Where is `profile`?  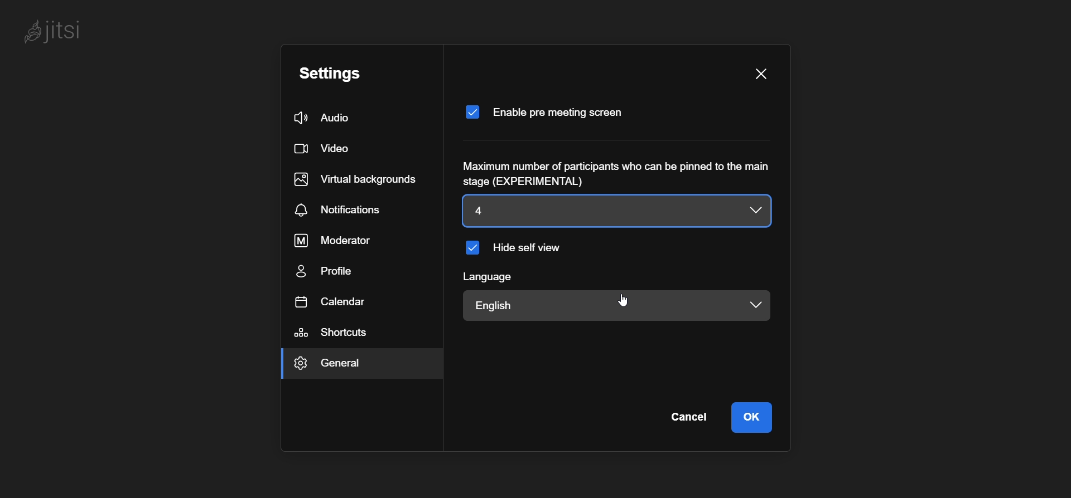 profile is located at coordinates (328, 273).